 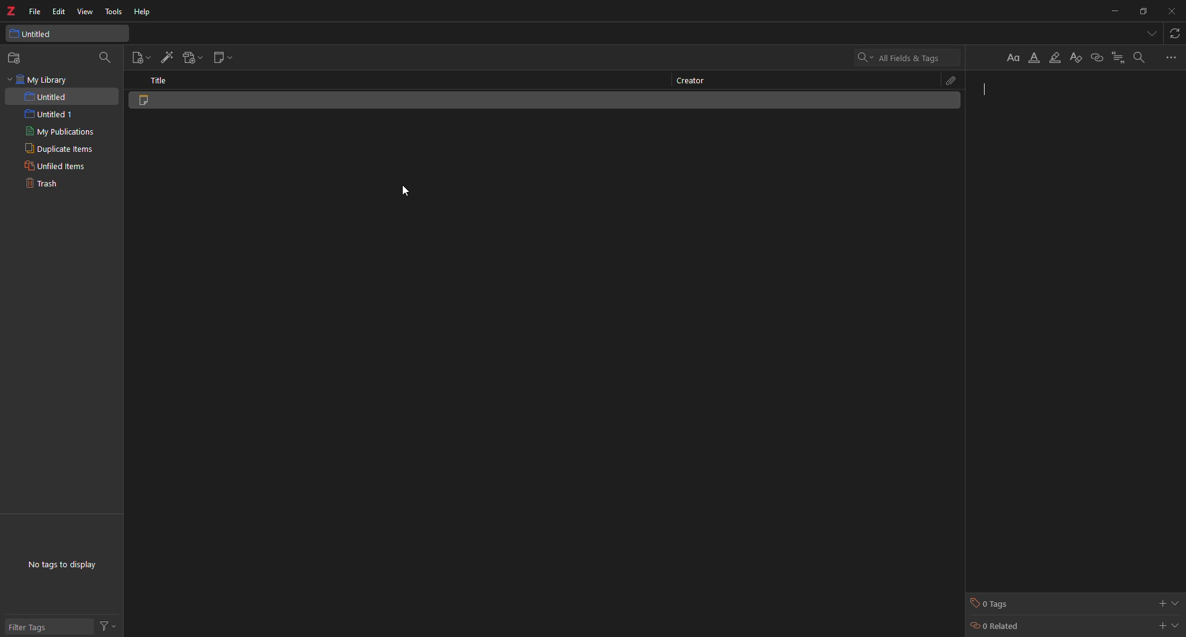 I want to click on 0 related, so click(x=1004, y=627).